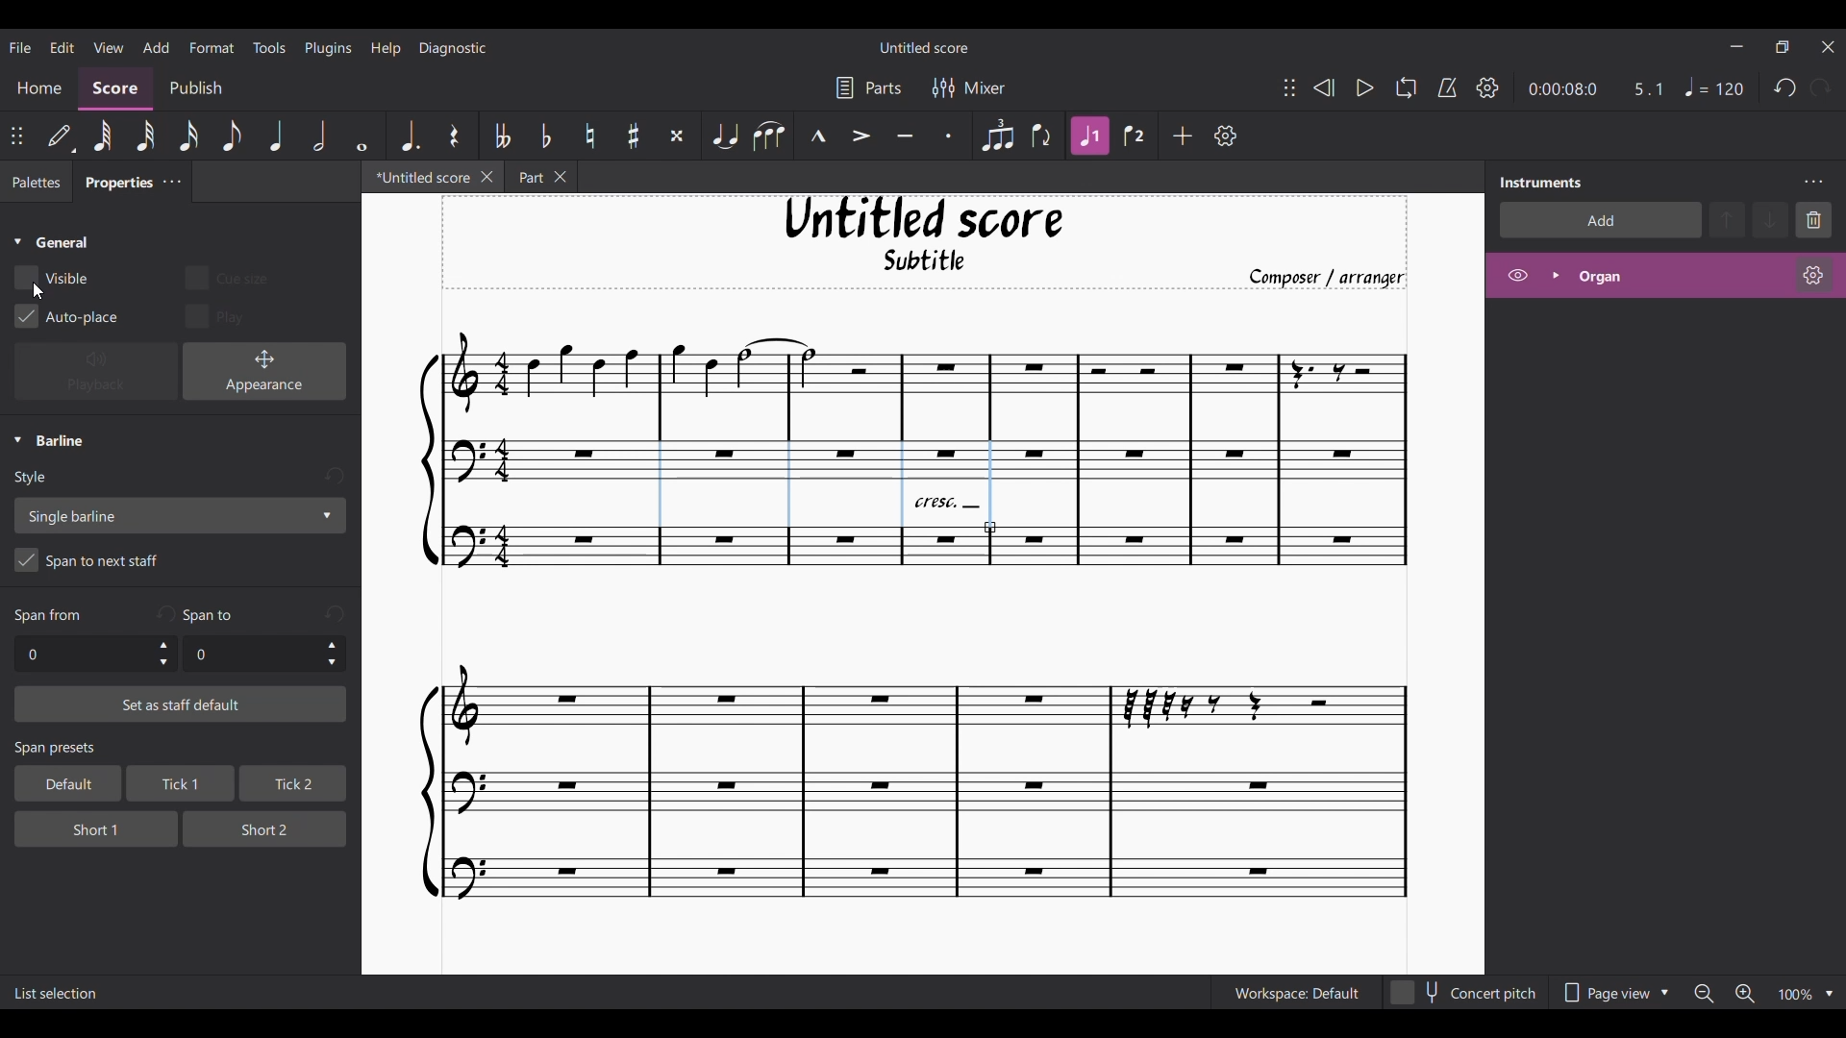 The width and height of the screenshot is (1846, 1038). What do you see at coordinates (62, 46) in the screenshot?
I see `Edit menu` at bounding box center [62, 46].